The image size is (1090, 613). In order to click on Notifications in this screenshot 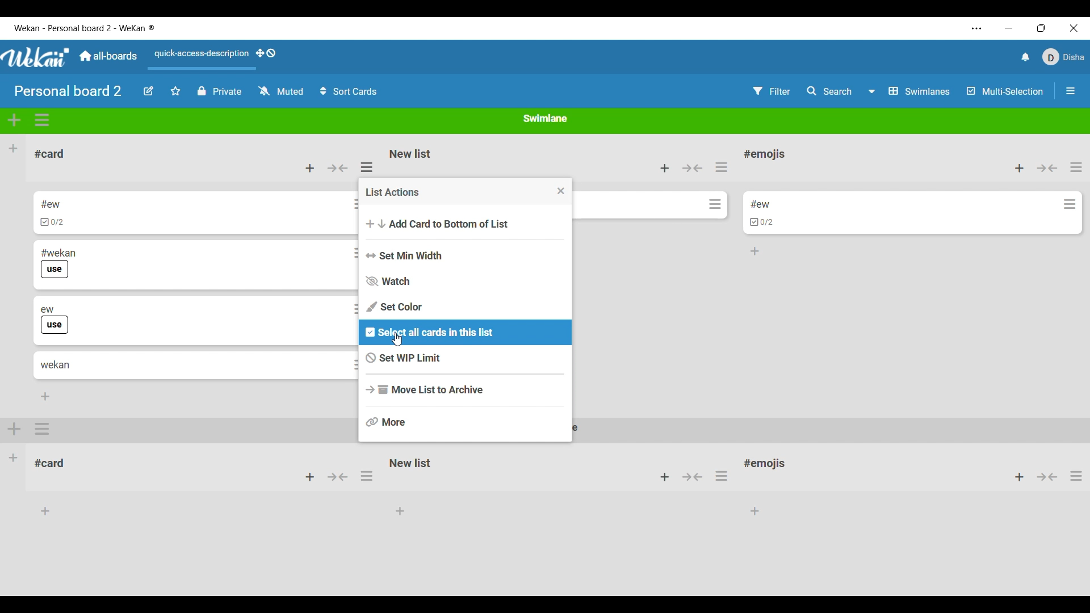, I will do `click(1026, 57)`.